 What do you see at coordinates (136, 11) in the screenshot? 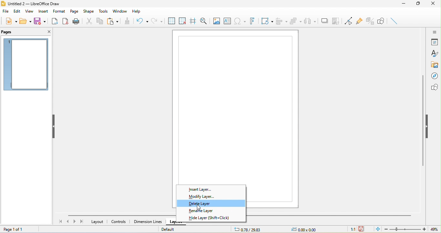
I see `help` at bounding box center [136, 11].